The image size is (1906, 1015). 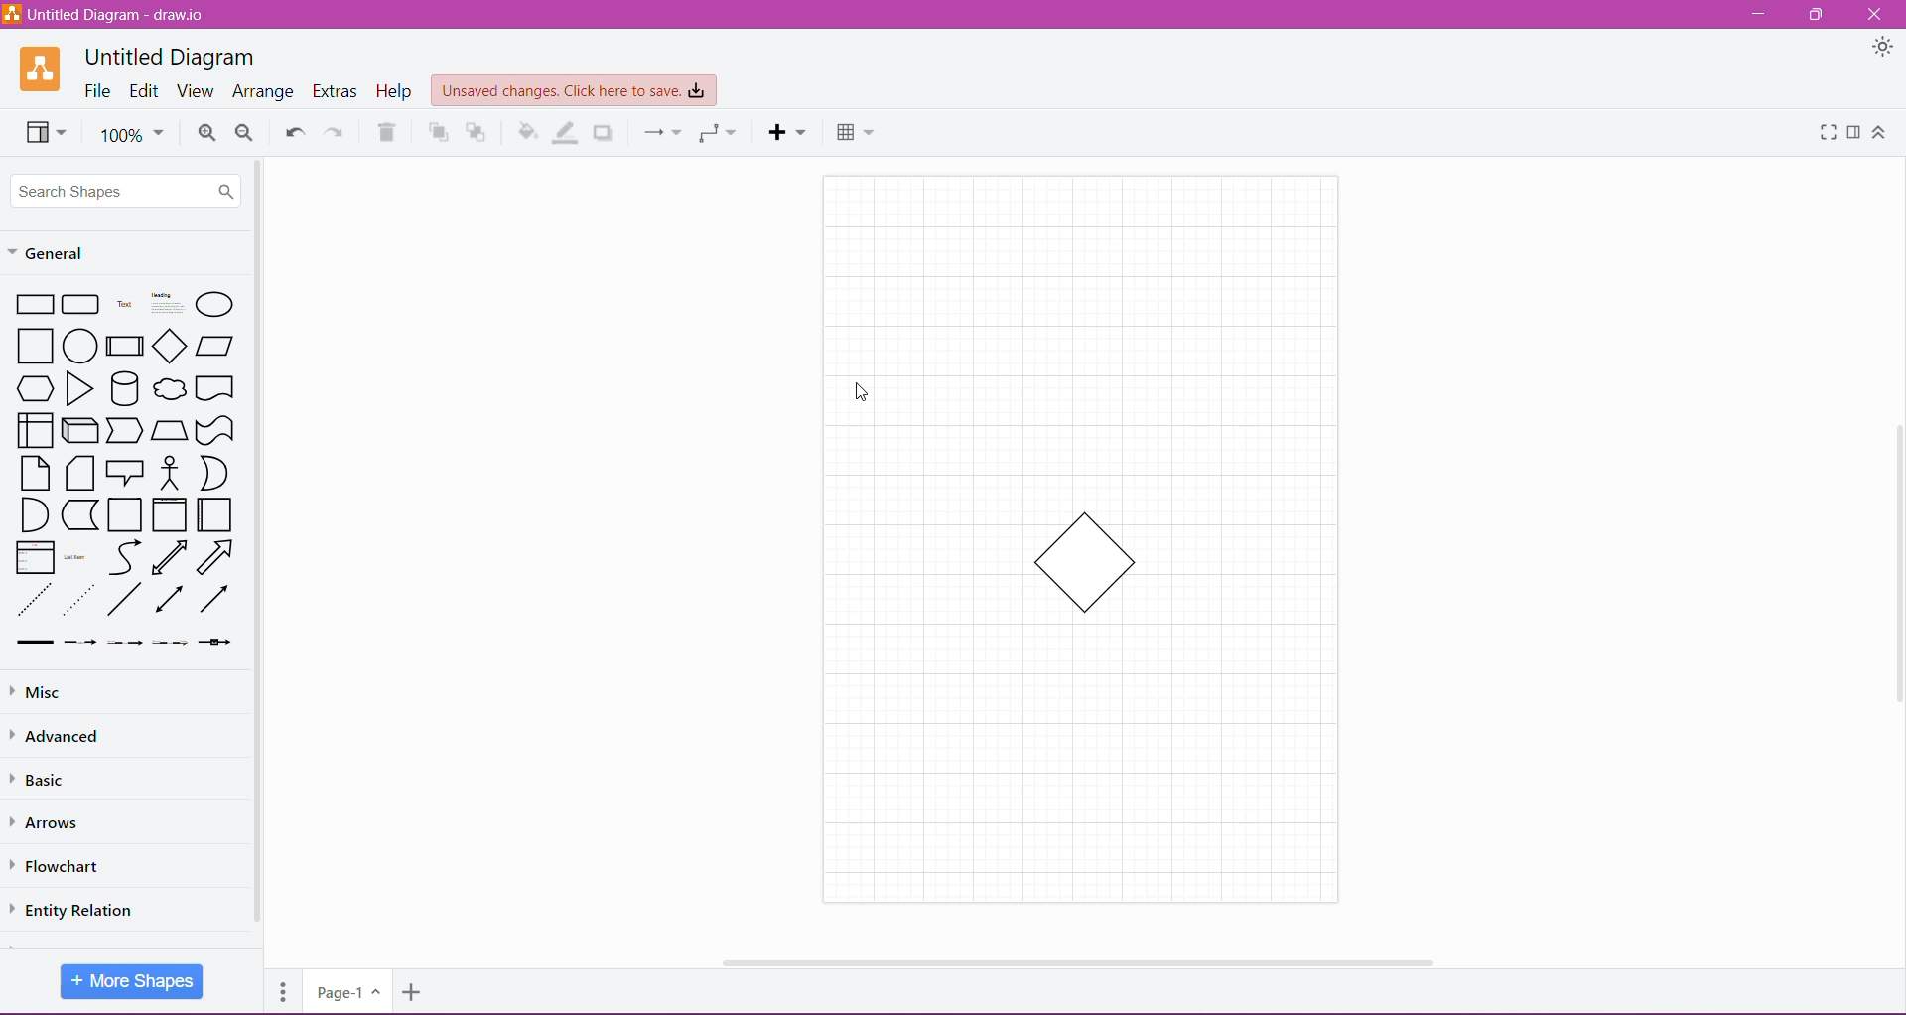 I want to click on Insert , so click(x=786, y=133).